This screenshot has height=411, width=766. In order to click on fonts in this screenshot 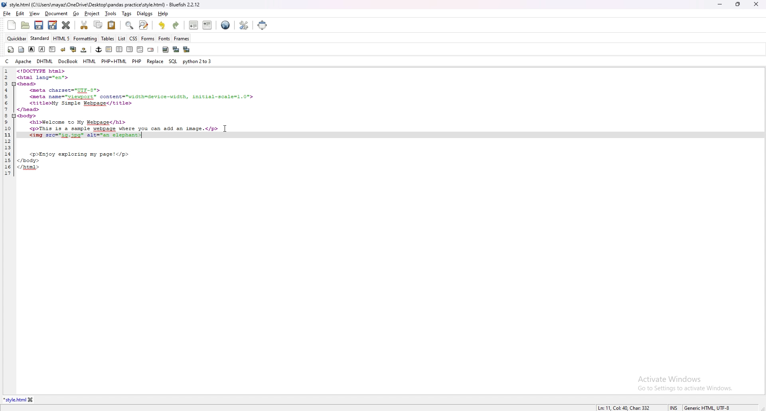, I will do `click(164, 38)`.